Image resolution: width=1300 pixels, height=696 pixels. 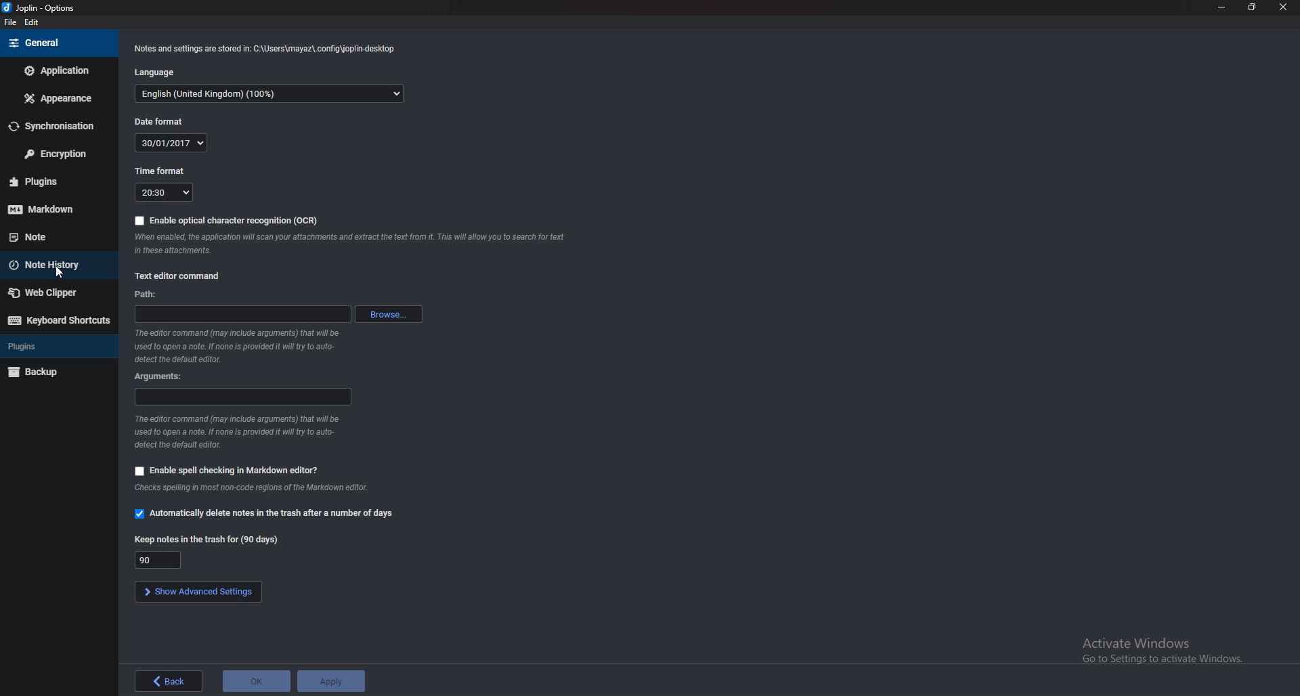 What do you see at coordinates (244, 431) in the screenshot?
I see `info` at bounding box center [244, 431].